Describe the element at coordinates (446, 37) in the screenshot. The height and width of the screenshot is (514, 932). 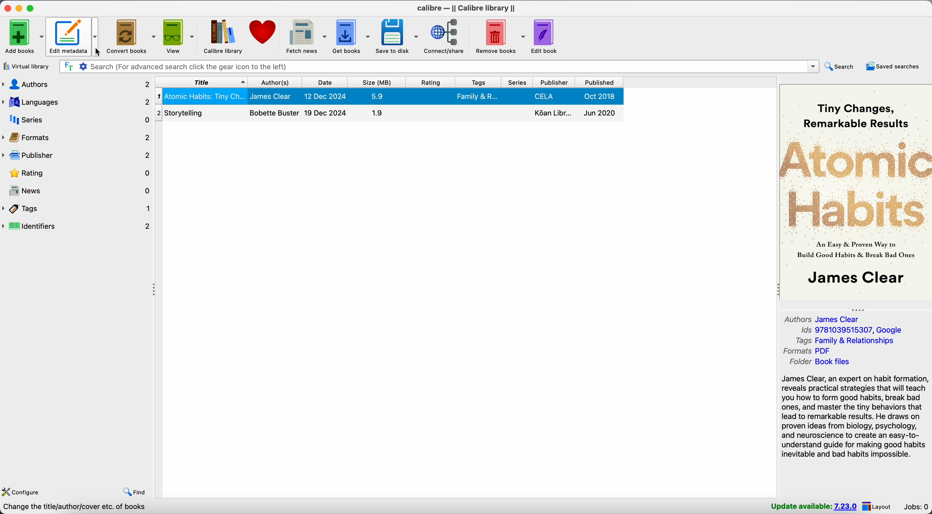
I see `connect/share` at that location.